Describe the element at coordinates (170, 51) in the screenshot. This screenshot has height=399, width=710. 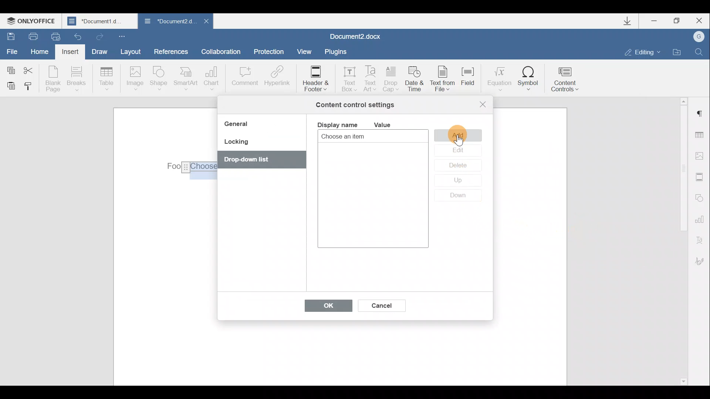
I see `References` at that location.